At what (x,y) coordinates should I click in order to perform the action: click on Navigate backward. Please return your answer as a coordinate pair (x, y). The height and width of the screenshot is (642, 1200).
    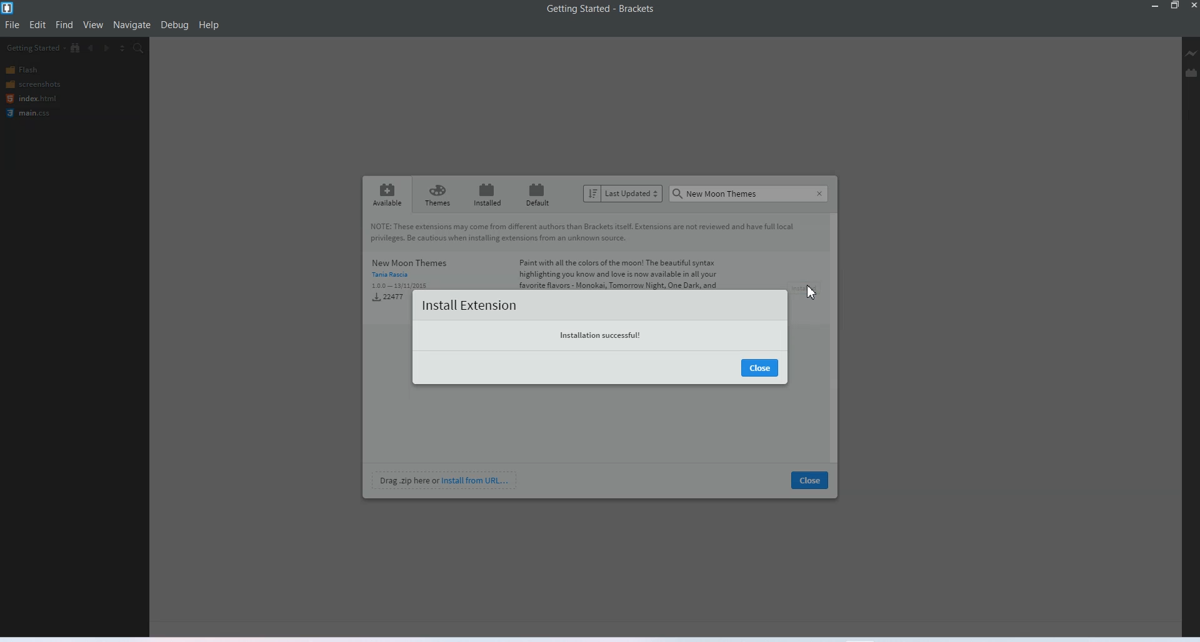
    Looking at the image, I should click on (92, 47).